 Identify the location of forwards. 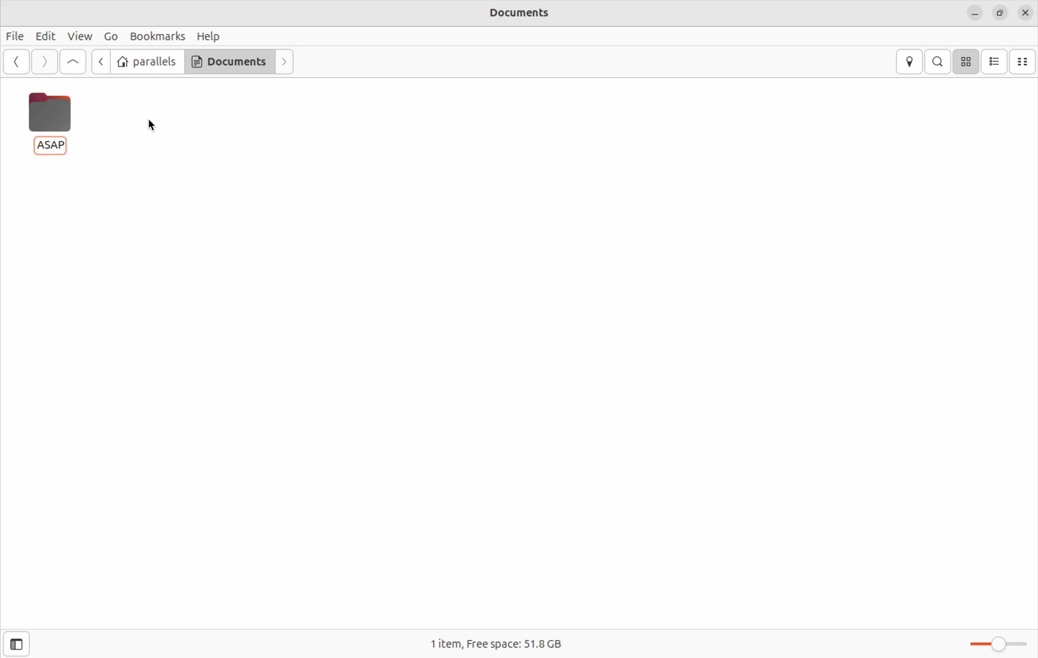
(288, 65).